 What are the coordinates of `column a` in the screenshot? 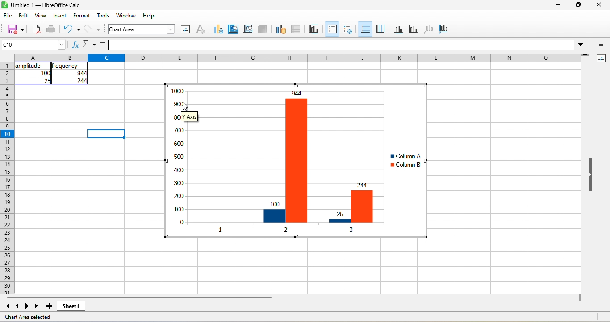 It's located at (403, 157).